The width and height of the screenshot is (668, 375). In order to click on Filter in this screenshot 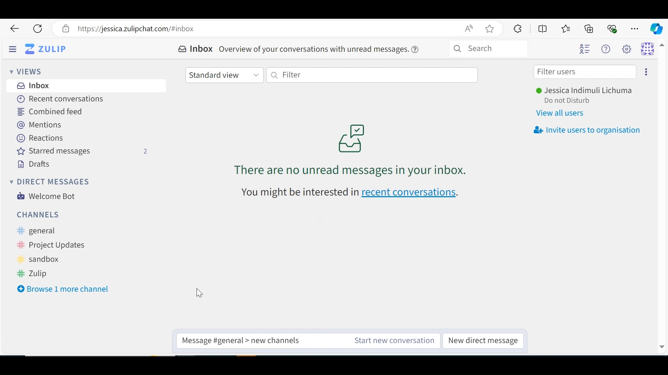, I will do `click(373, 76)`.